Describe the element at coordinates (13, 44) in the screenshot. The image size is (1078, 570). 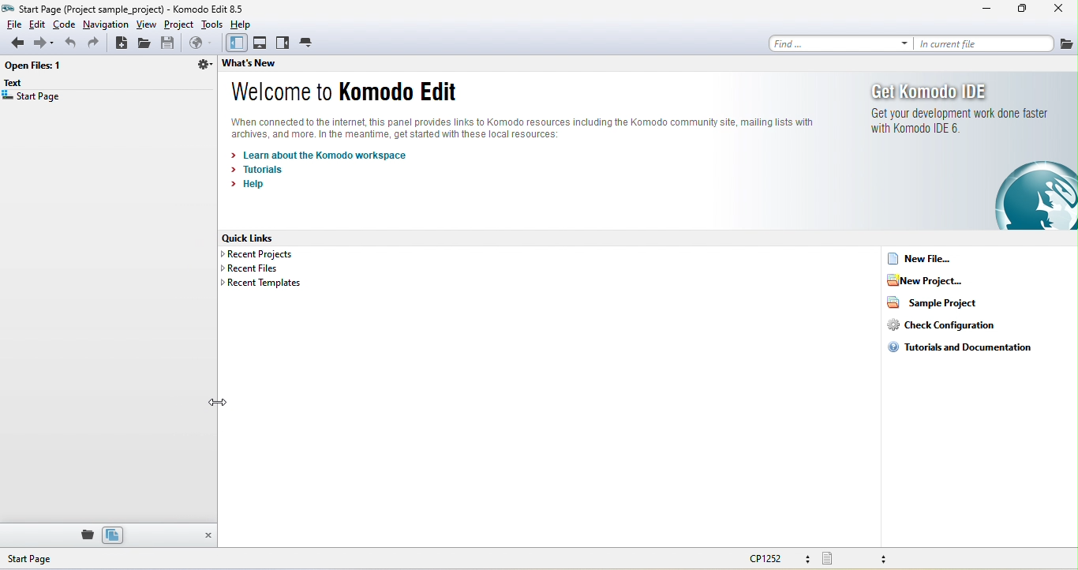
I see `back` at that location.